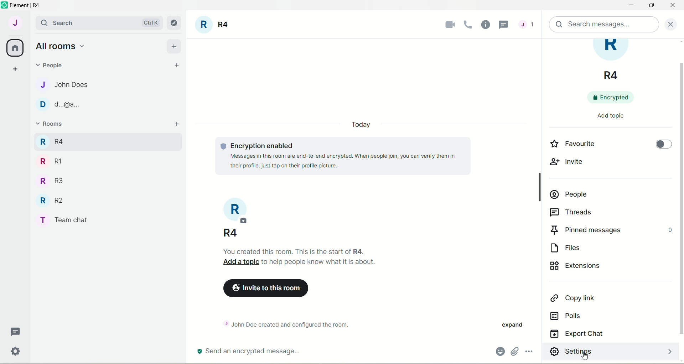 The width and height of the screenshot is (684, 364). Describe the element at coordinates (610, 115) in the screenshot. I see `add topic` at that location.